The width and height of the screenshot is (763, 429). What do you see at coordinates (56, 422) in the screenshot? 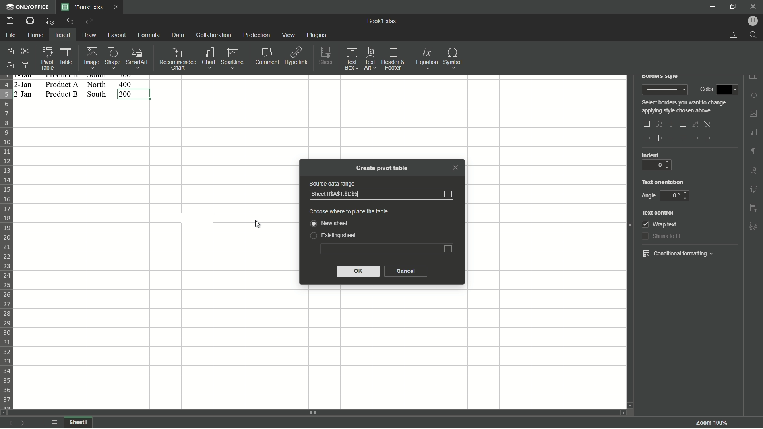
I see `list of sheets` at bounding box center [56, 422].